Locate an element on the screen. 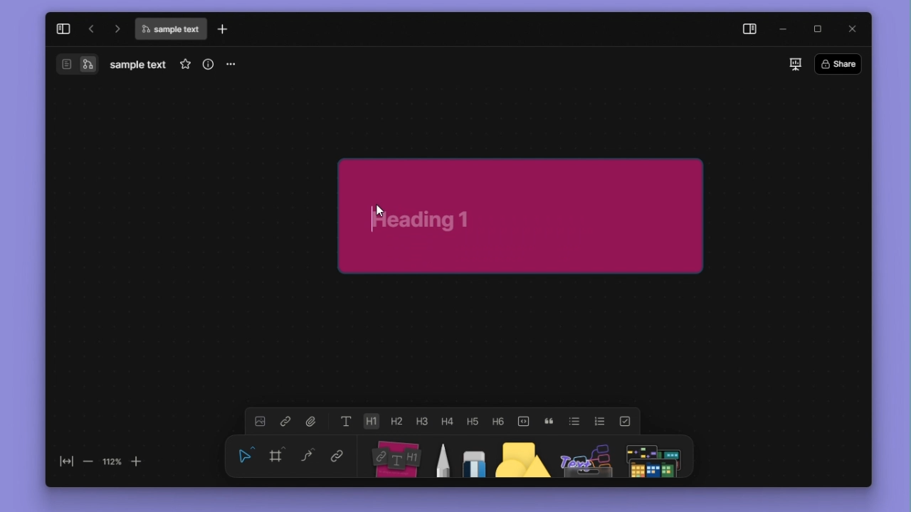 This screenshot has height=512, width=911. zoom in is located at coordinates (136, 462).